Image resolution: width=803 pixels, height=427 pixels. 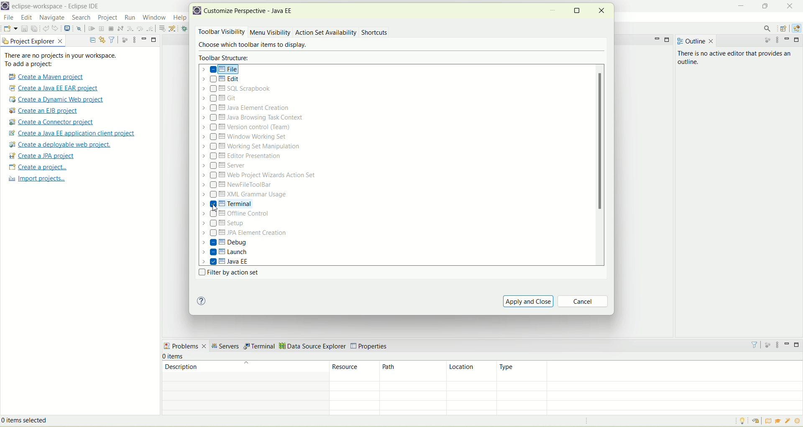 I want to click on collapse all, so click(x=92, y=38).